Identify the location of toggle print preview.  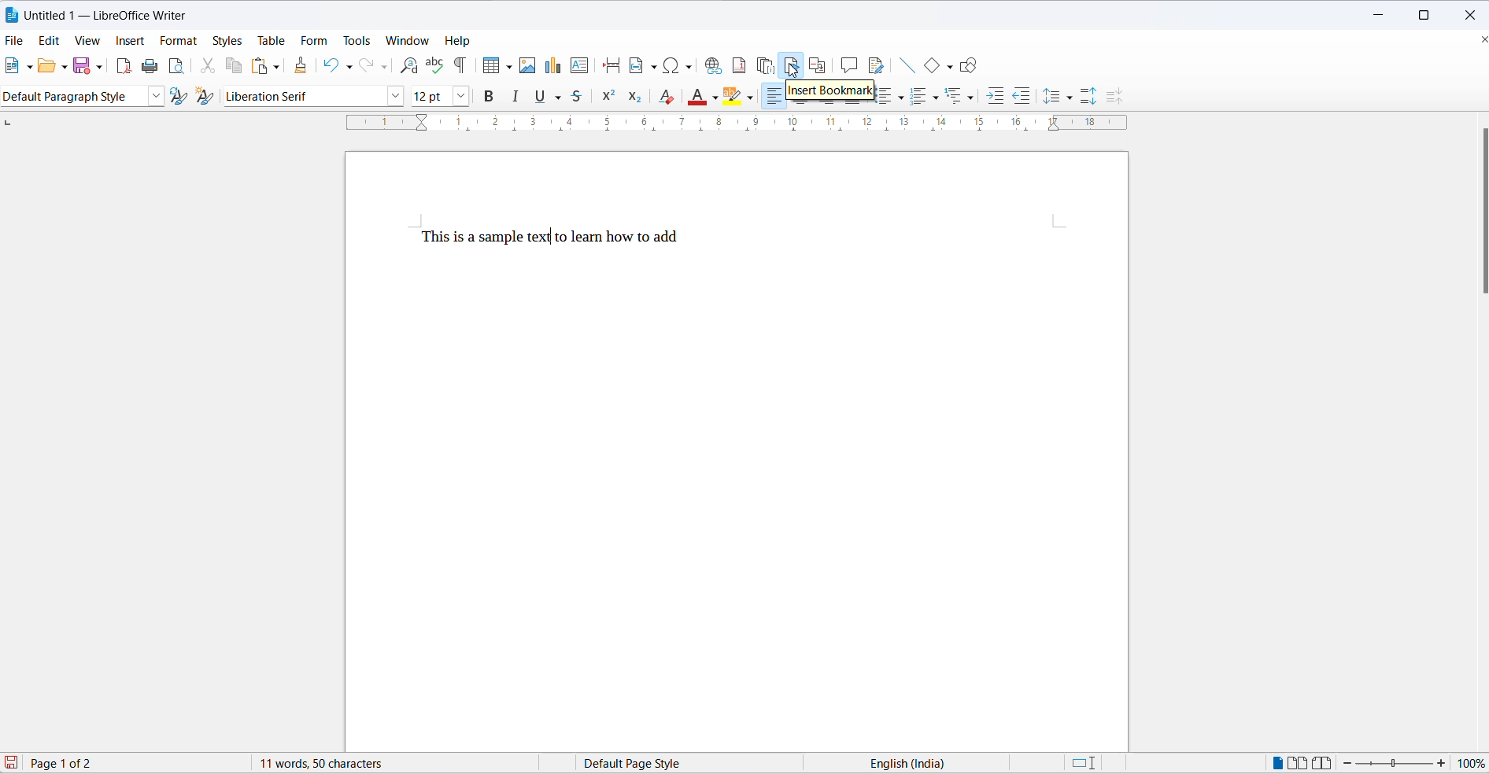
(179, 66).